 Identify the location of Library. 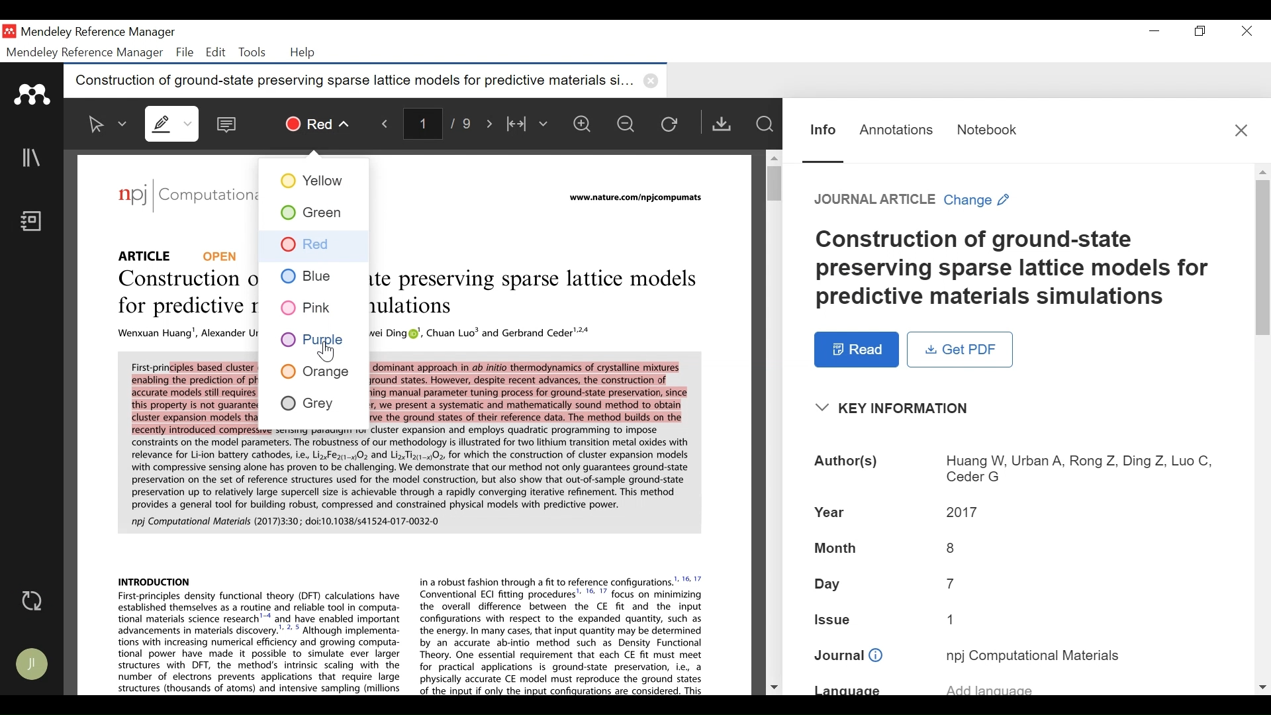
(32, 157).